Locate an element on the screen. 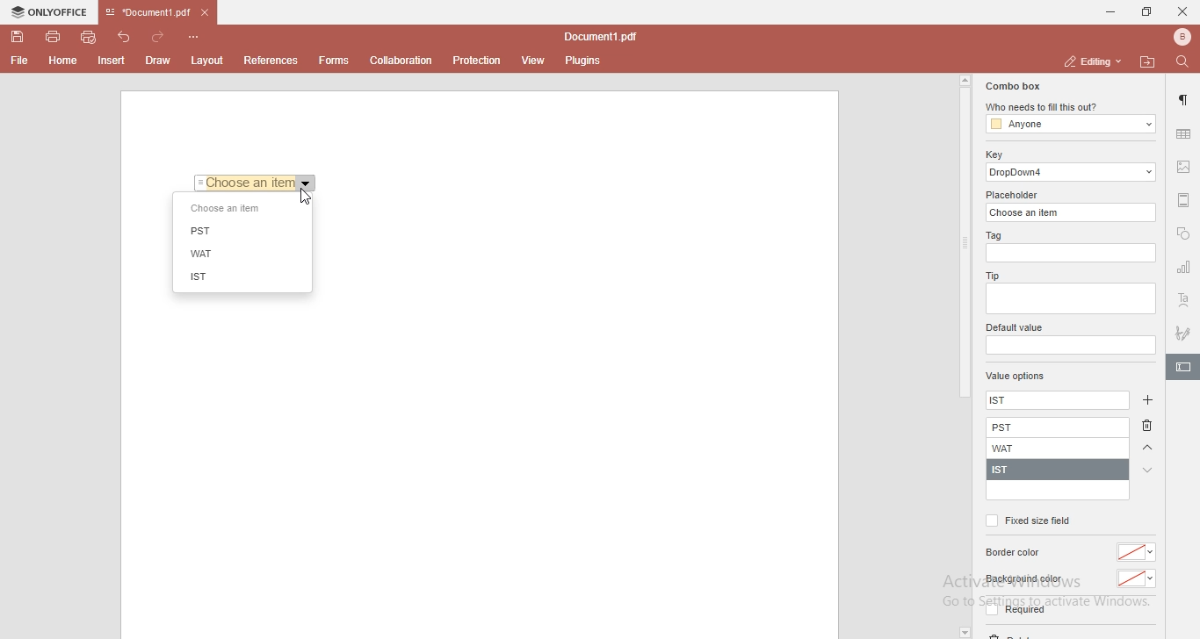  view is located at coordinates (534, 61).